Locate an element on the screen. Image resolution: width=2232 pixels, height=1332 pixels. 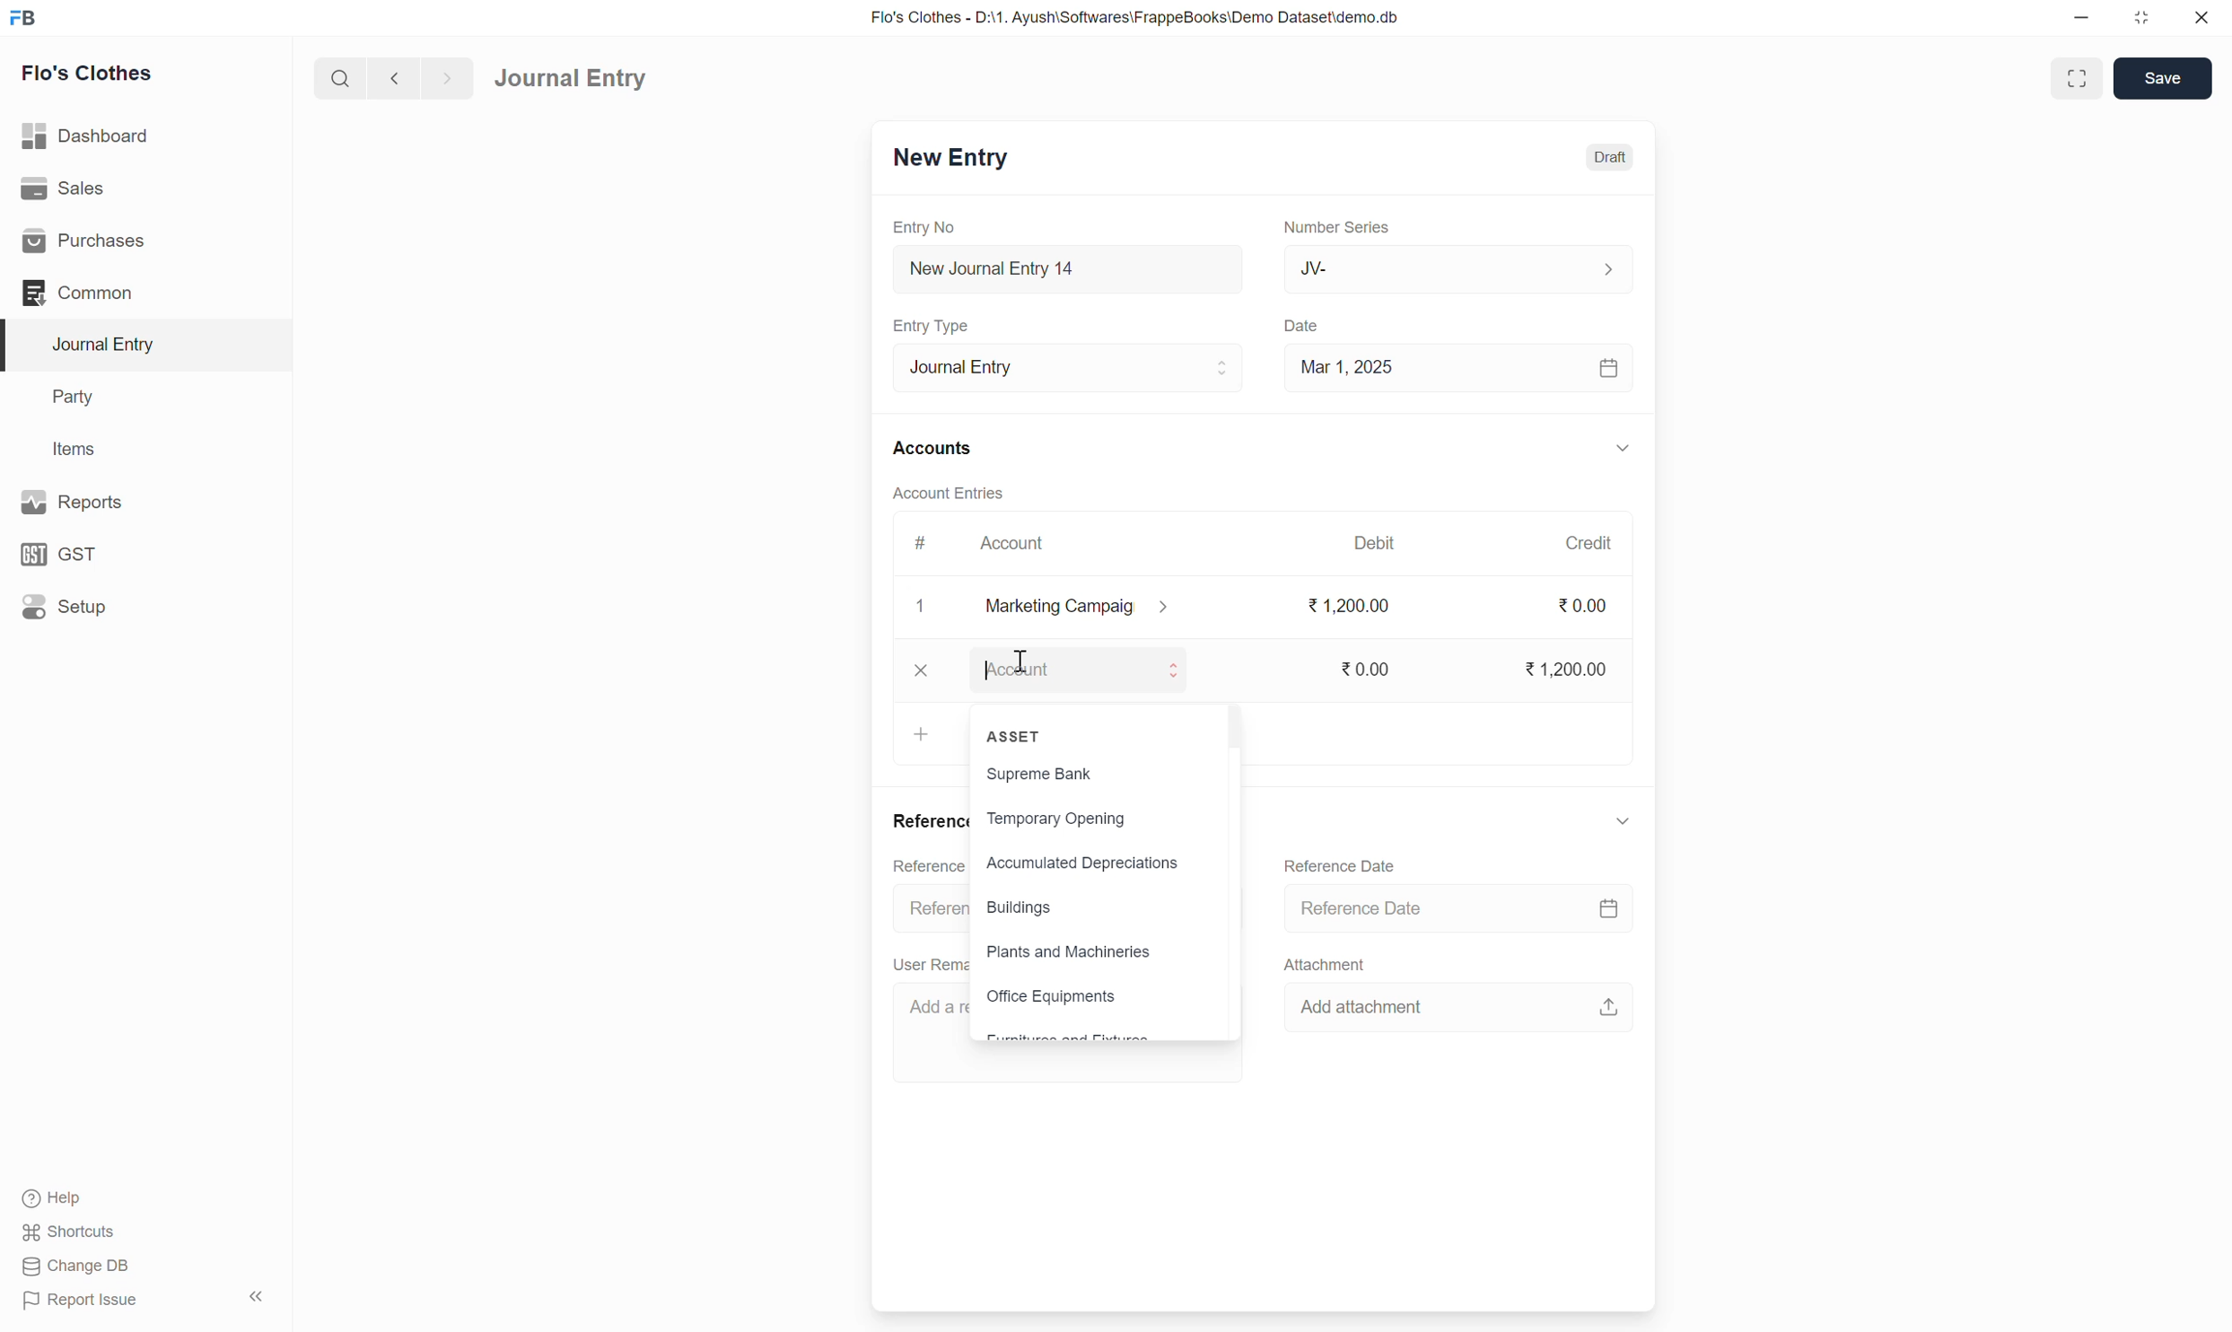
calendar is located at coordinates (1610, 370).